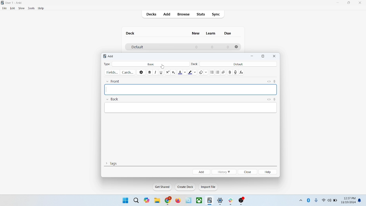 This screenshot has height=206, width=366. Describe the element at coordinates (274, 56) in the screenshot. I see `close` at that location.